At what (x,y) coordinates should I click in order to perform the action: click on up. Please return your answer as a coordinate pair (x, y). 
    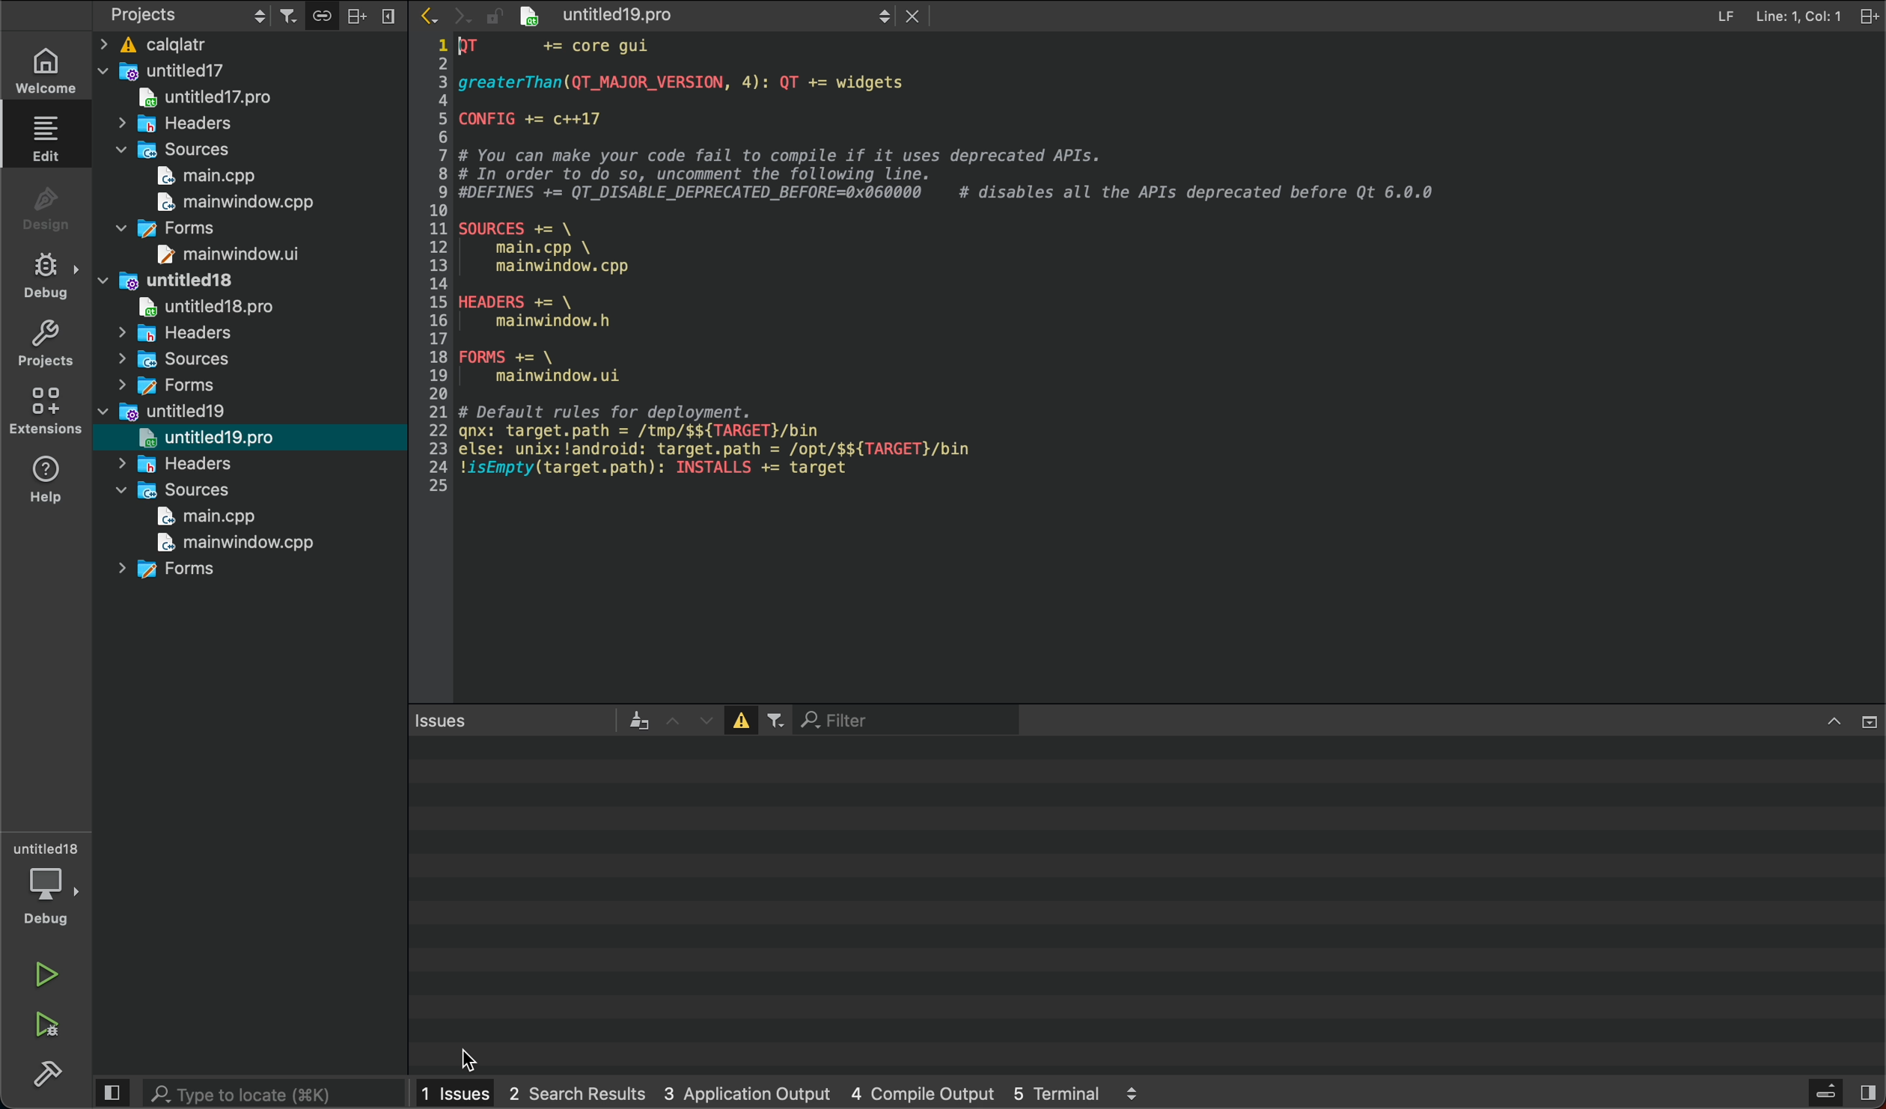
    Looking at the image, I should click on (1825, 720).